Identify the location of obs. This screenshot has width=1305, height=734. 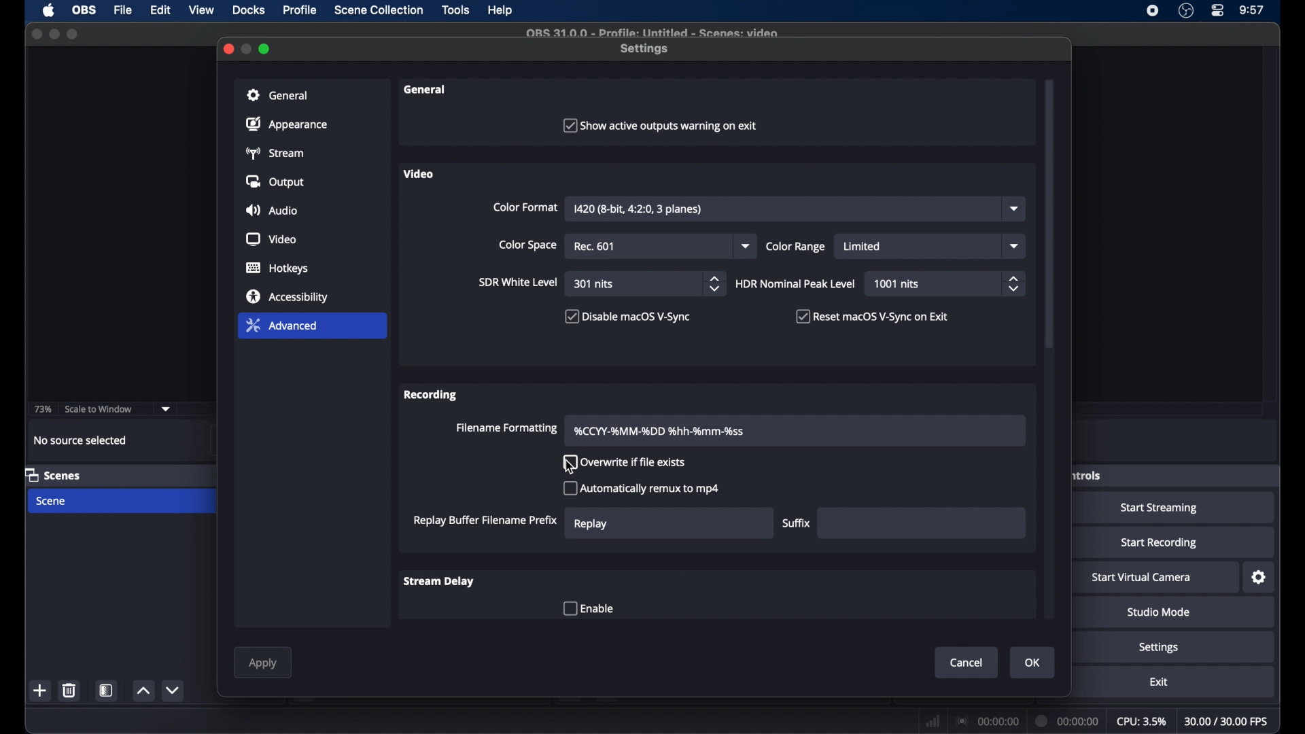
(83, 10).